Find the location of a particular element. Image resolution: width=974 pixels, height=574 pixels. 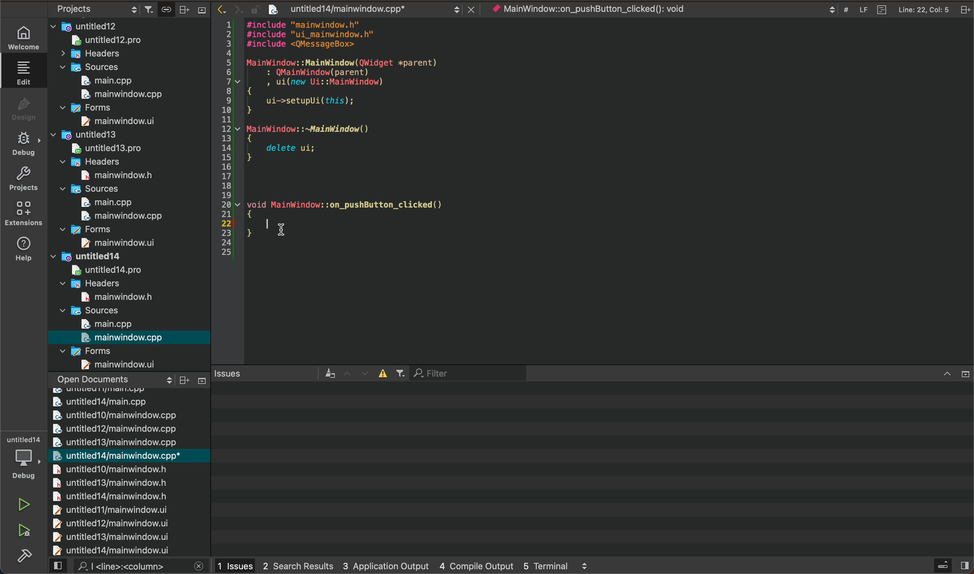

main window is located at coordinates (111, 175).